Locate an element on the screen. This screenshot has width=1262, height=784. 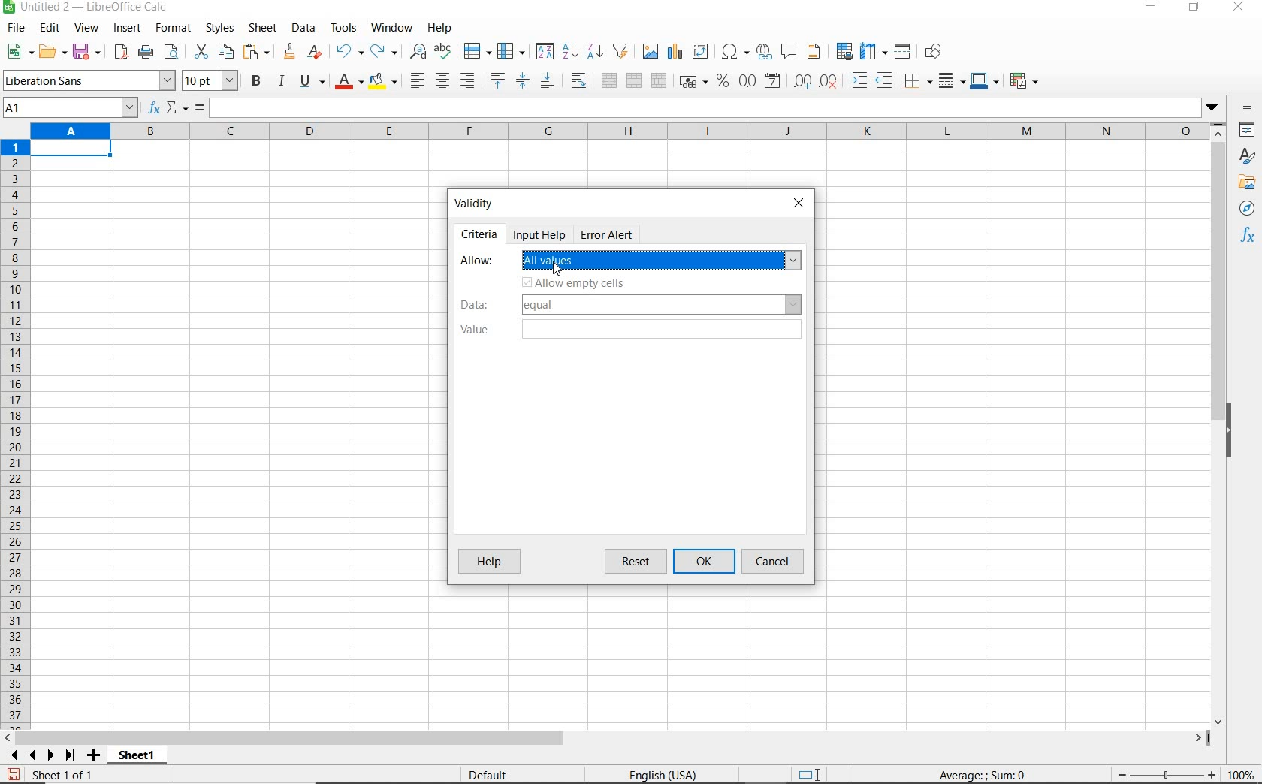
column is located at coordinates (512, 52).